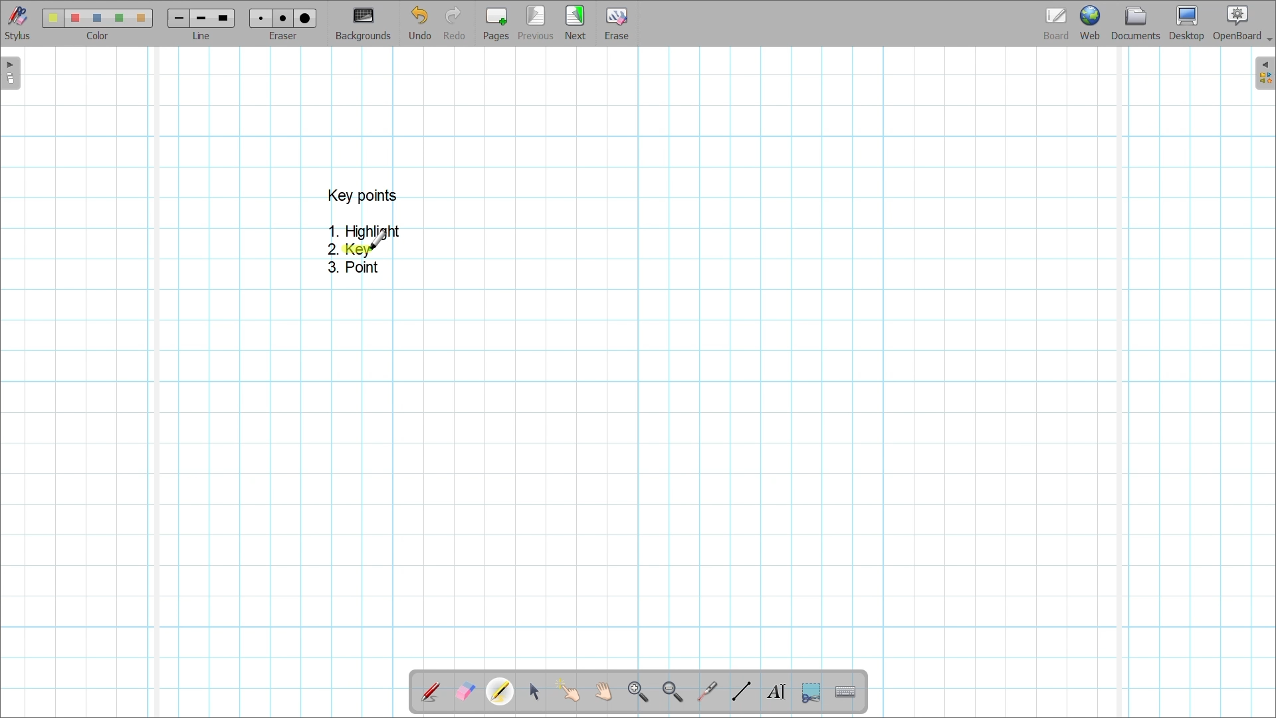  I want to click on Change background, so click(363, 23).